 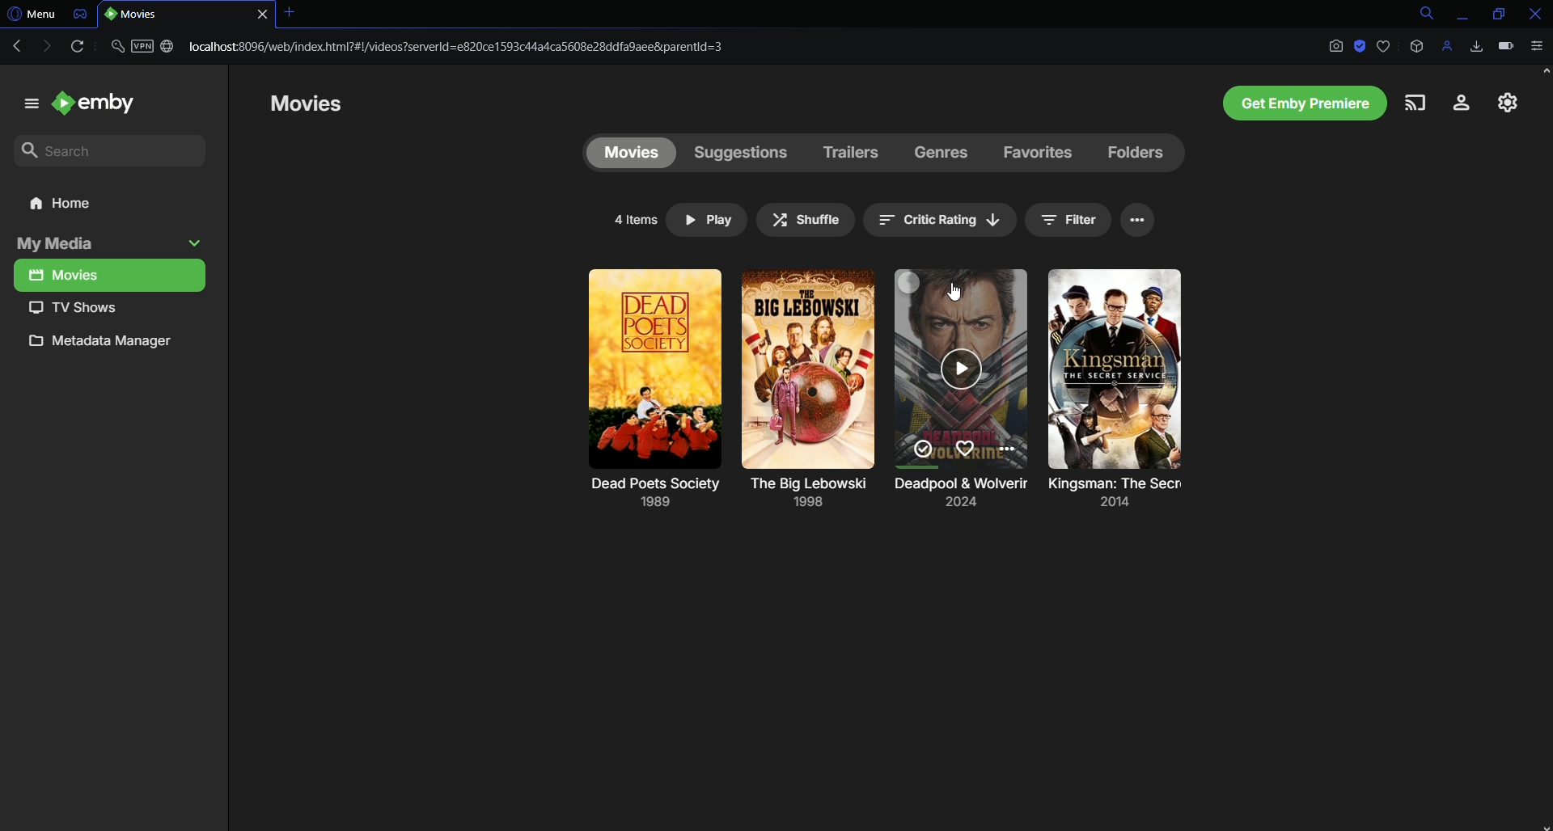 What do you see at coordinates (320, 105) in the screenshot?
I see `Movies` at bounding box center [320, 105].